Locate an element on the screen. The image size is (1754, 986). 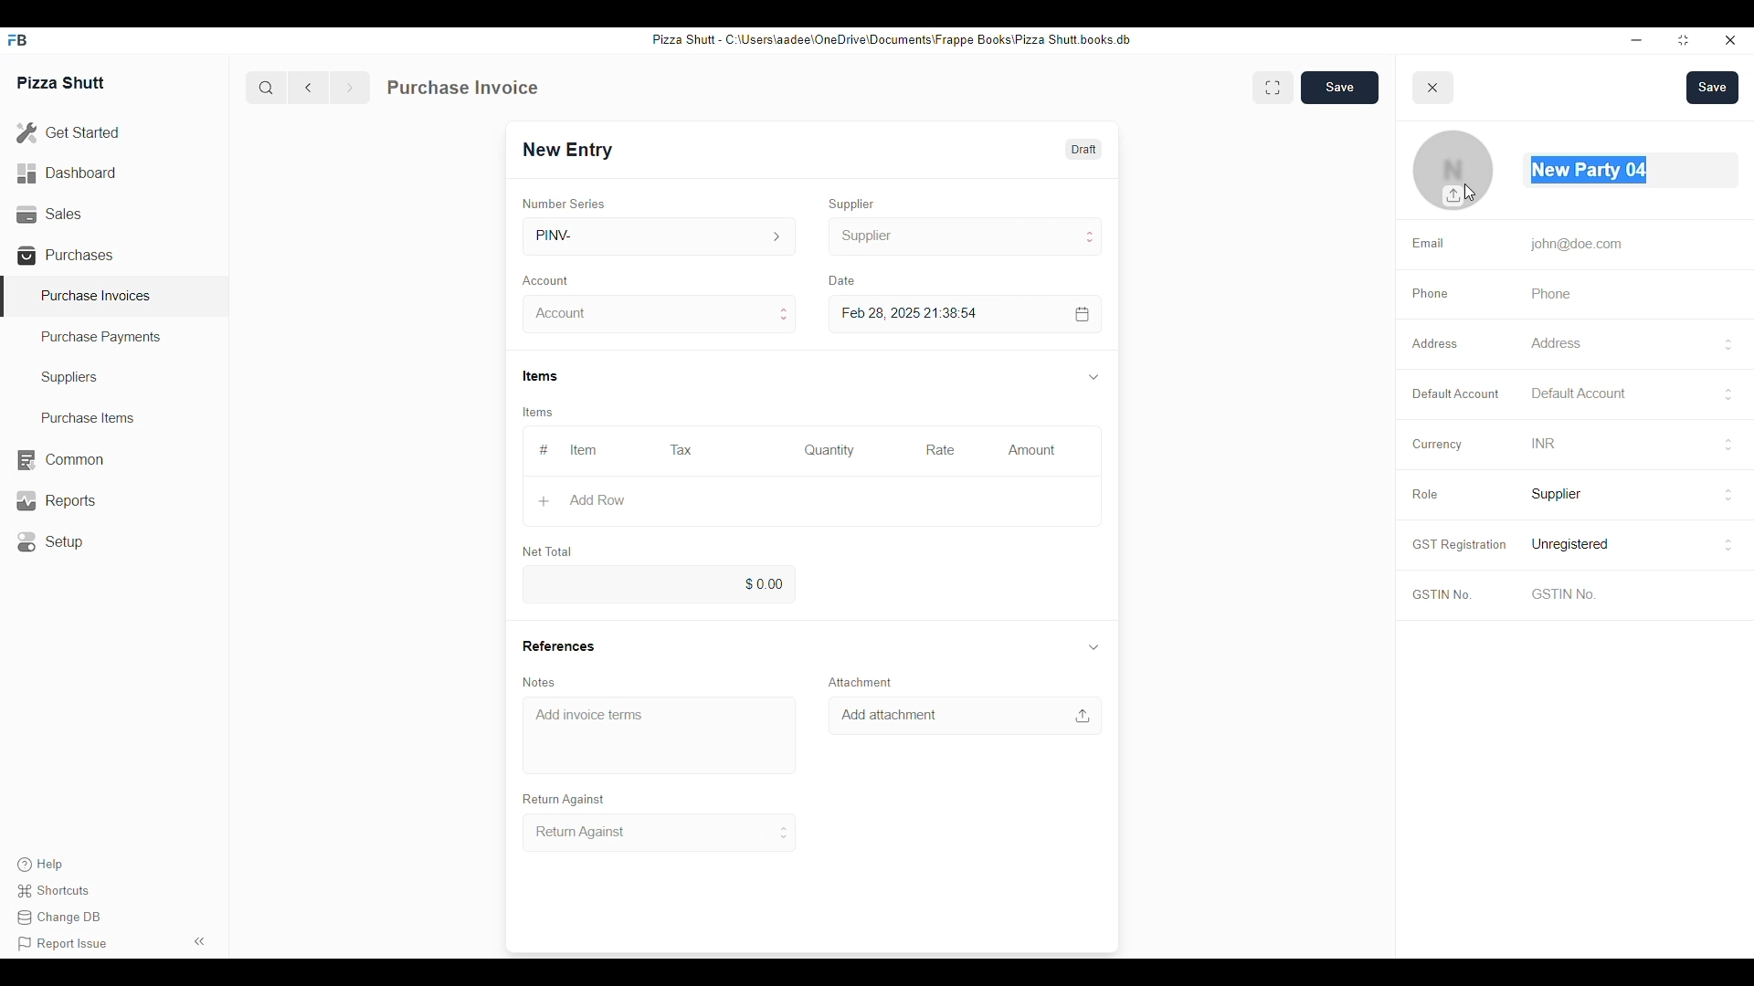
PINV is located at coordinates (661, 236).